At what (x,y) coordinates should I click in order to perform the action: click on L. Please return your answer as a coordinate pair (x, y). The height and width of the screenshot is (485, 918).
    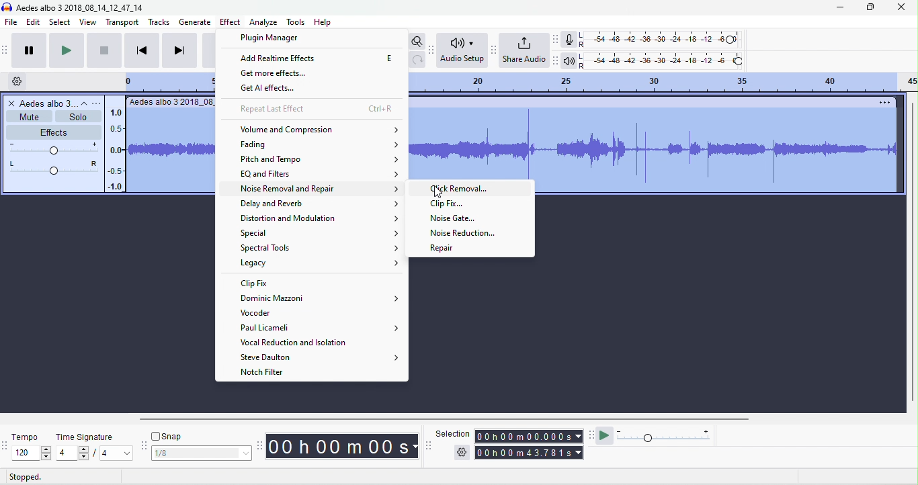
    Looking at the image, I should click on (582, 35).